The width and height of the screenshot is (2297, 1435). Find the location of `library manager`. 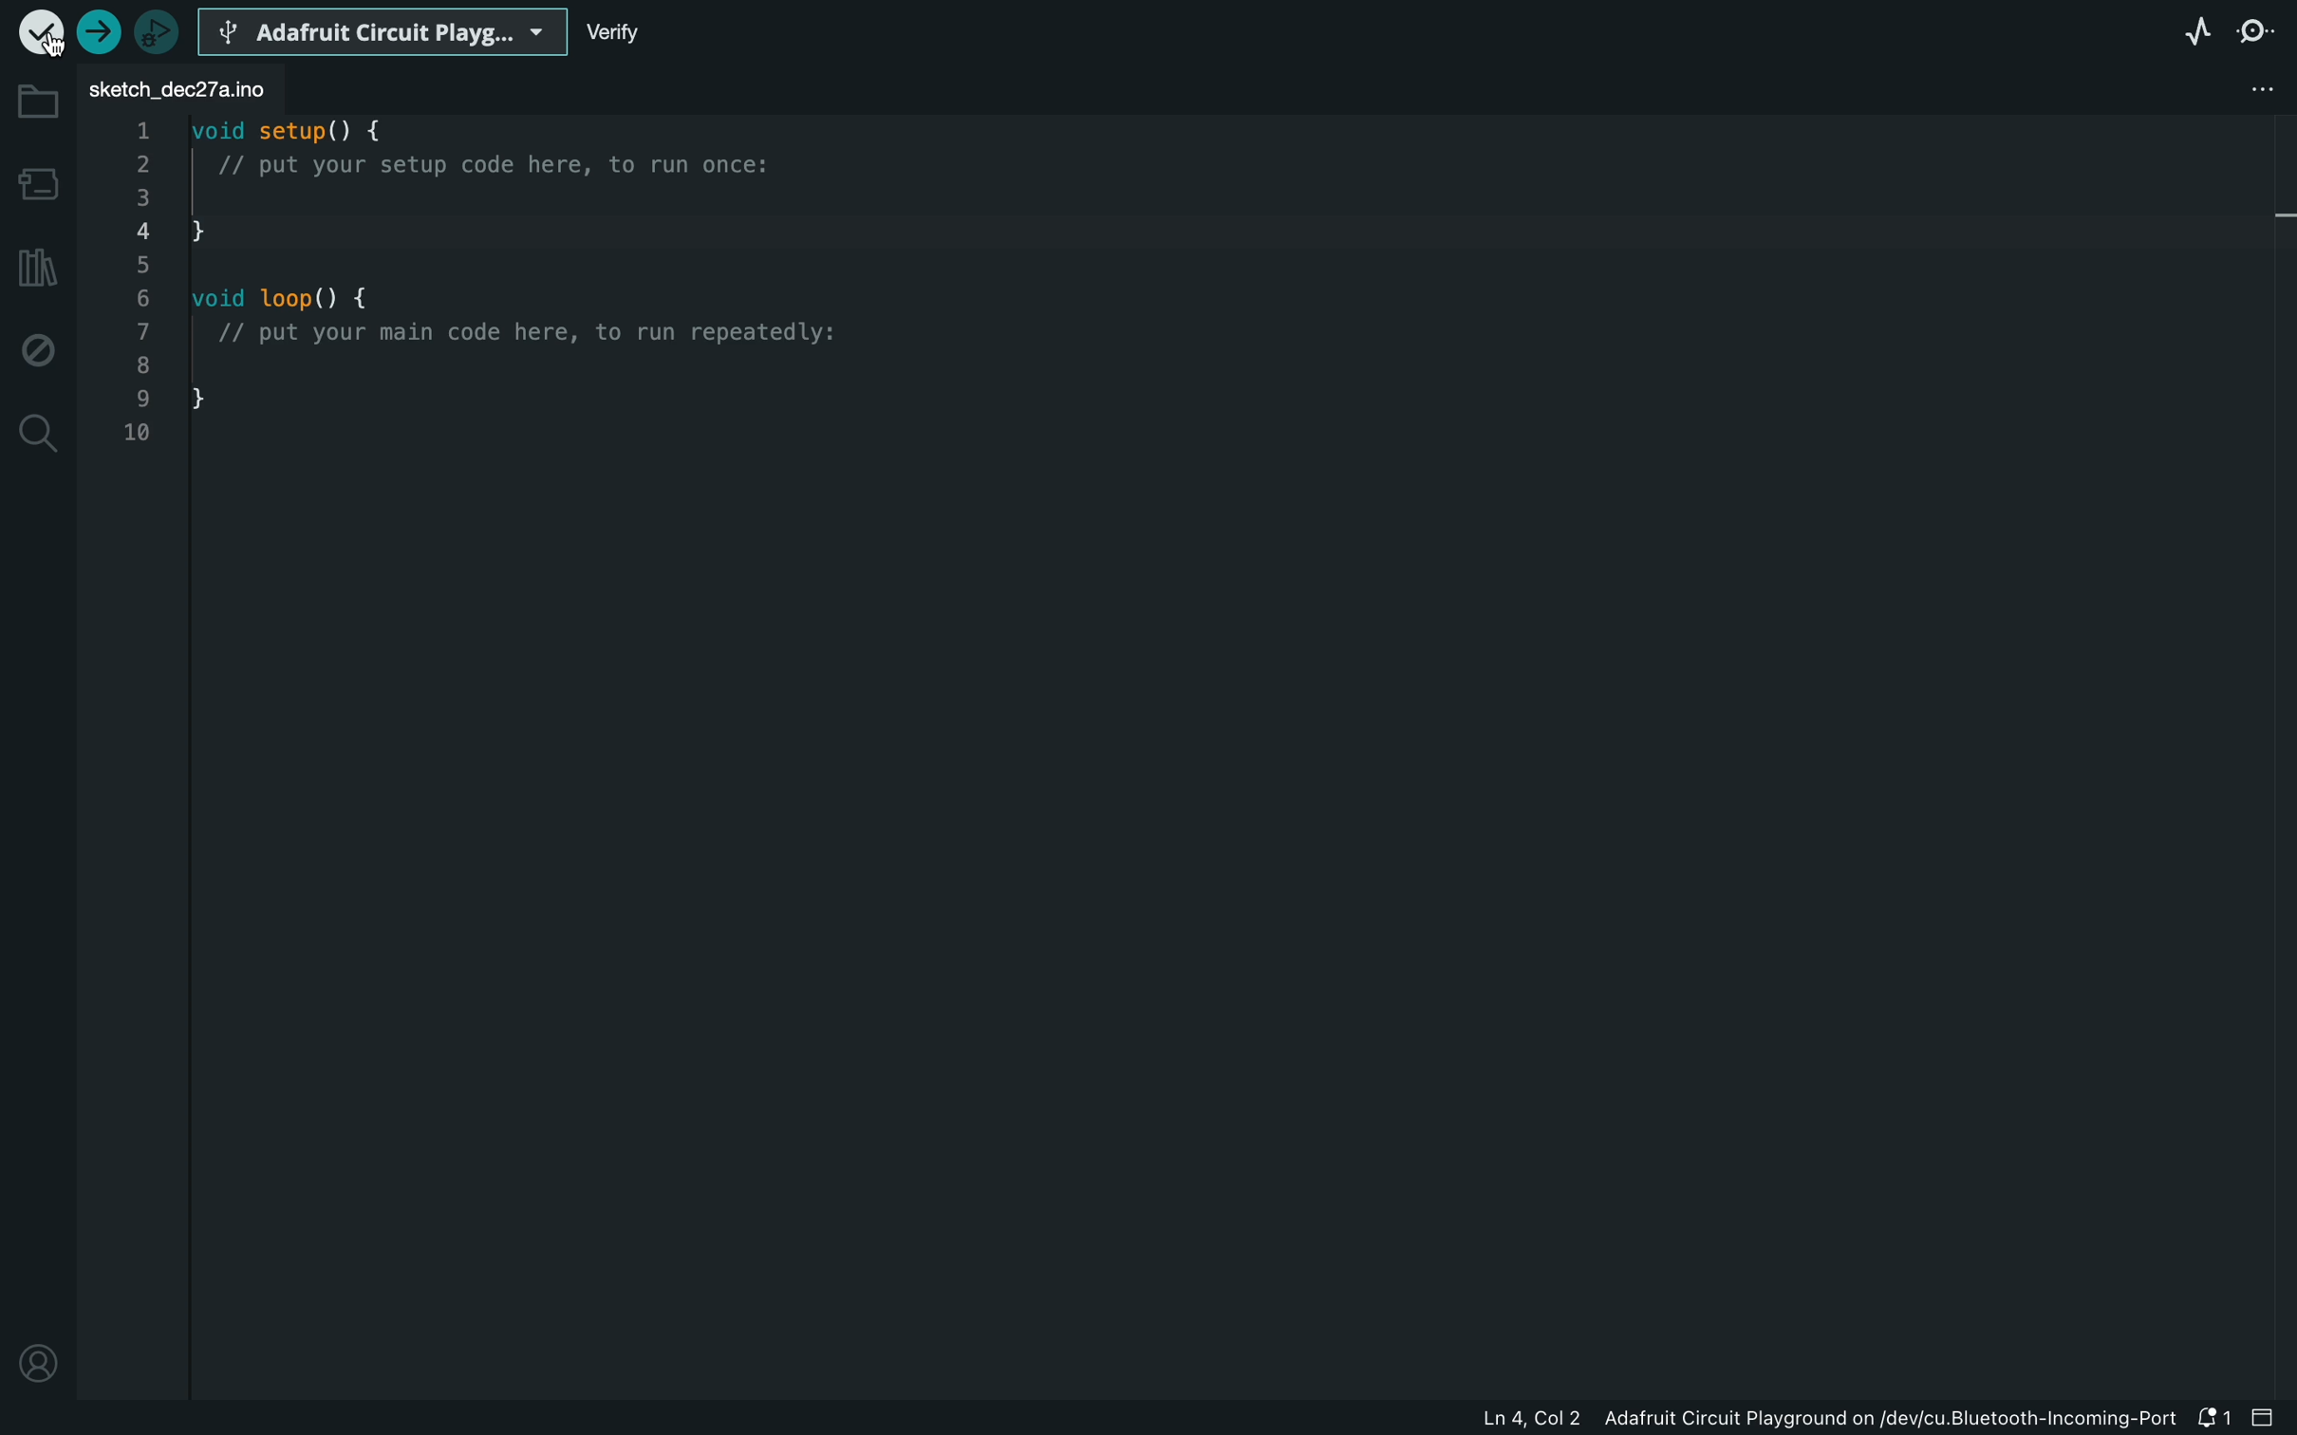

library manager is located at coordinates (33, 266).